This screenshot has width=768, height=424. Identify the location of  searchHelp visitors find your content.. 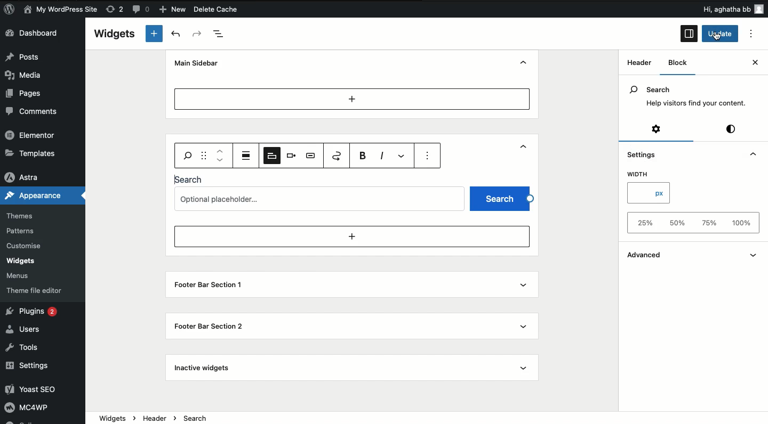
(687, 96).